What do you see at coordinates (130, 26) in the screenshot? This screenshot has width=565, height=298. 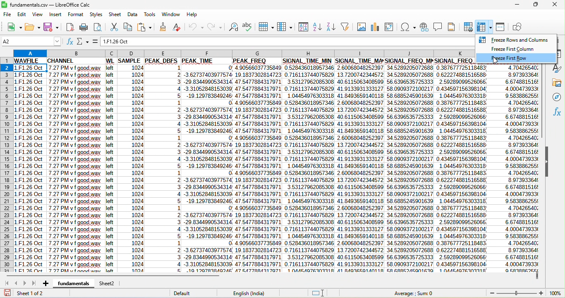 I see `copy` at bounding box center [130, 26].